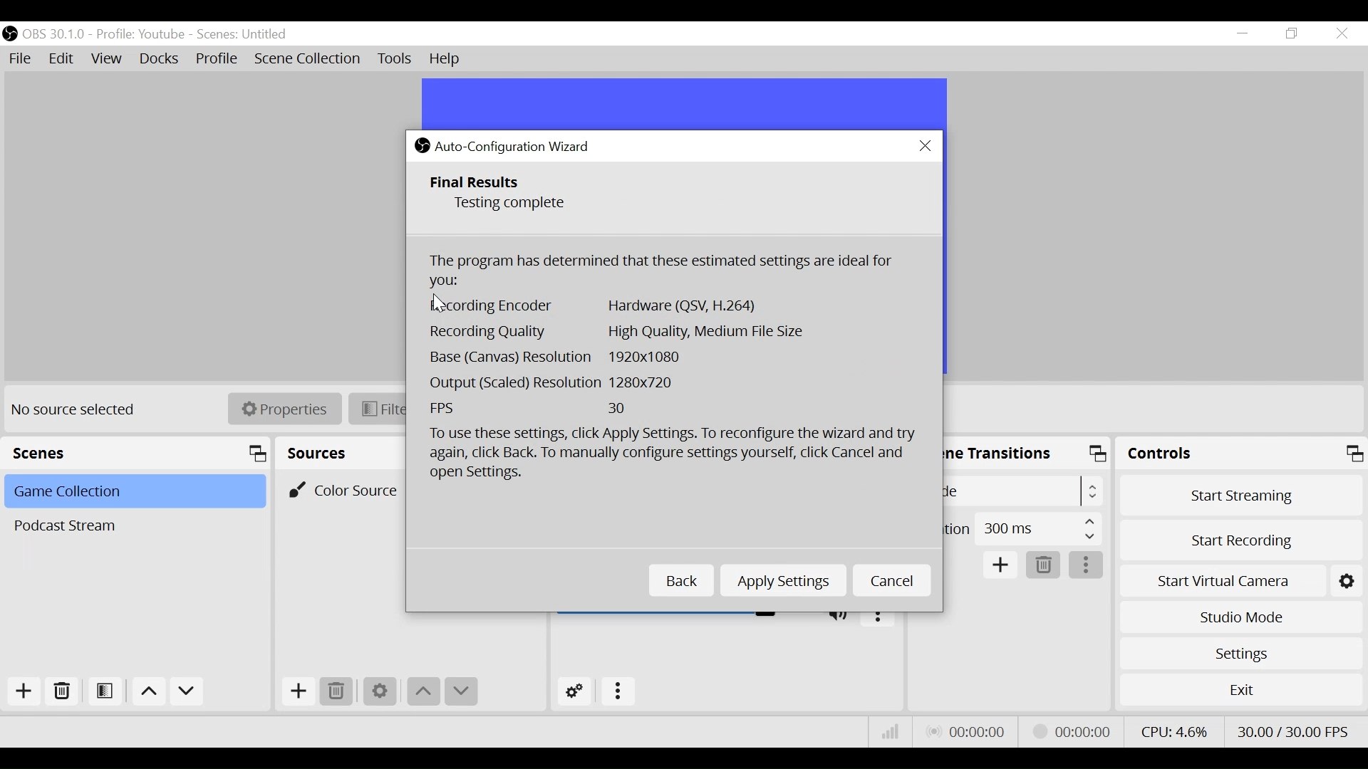 The height and width of the screenshot is (769, 1368). Describe the element at coordinates (1349, 580) in the screenshot. I see `settings` at that location.